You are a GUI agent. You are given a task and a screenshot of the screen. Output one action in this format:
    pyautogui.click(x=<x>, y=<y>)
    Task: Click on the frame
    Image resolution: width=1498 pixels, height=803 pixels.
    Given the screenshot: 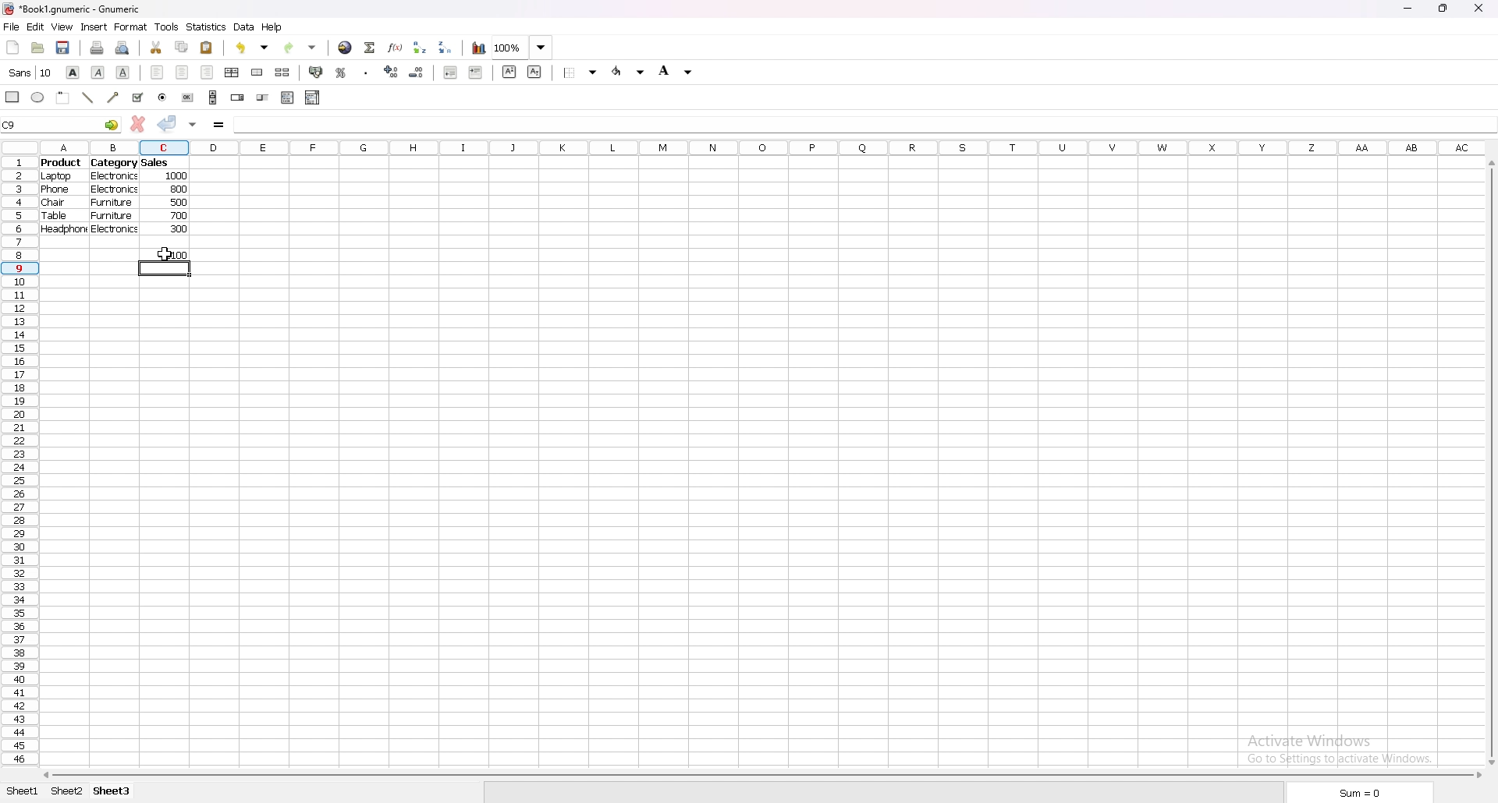 What is the action you would take?
    pyautogui.click(x=62, y=97)
    